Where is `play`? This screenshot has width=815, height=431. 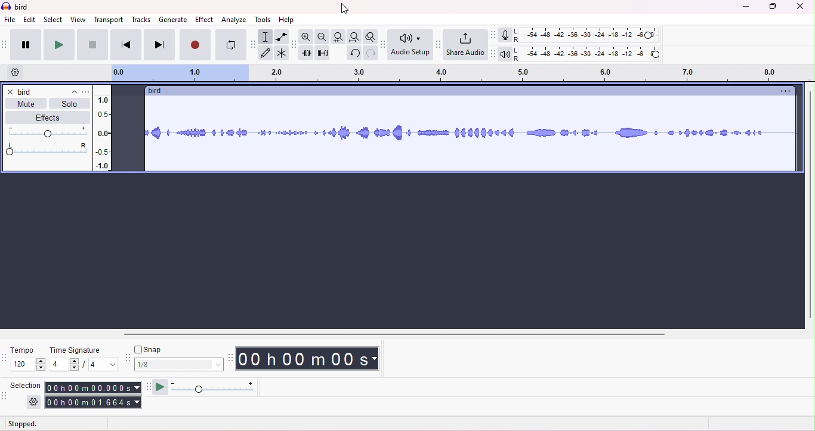 play is located at coordinates (58, 45).